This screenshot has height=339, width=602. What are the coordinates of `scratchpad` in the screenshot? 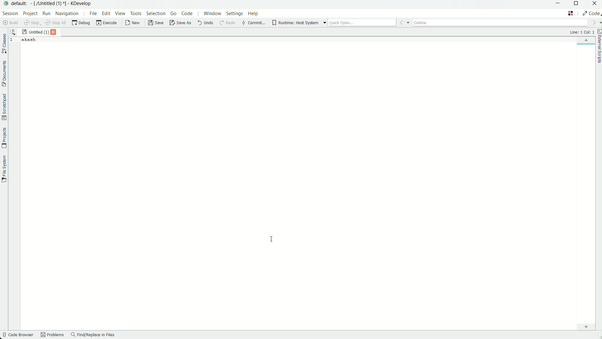 It's located at (4, 107).